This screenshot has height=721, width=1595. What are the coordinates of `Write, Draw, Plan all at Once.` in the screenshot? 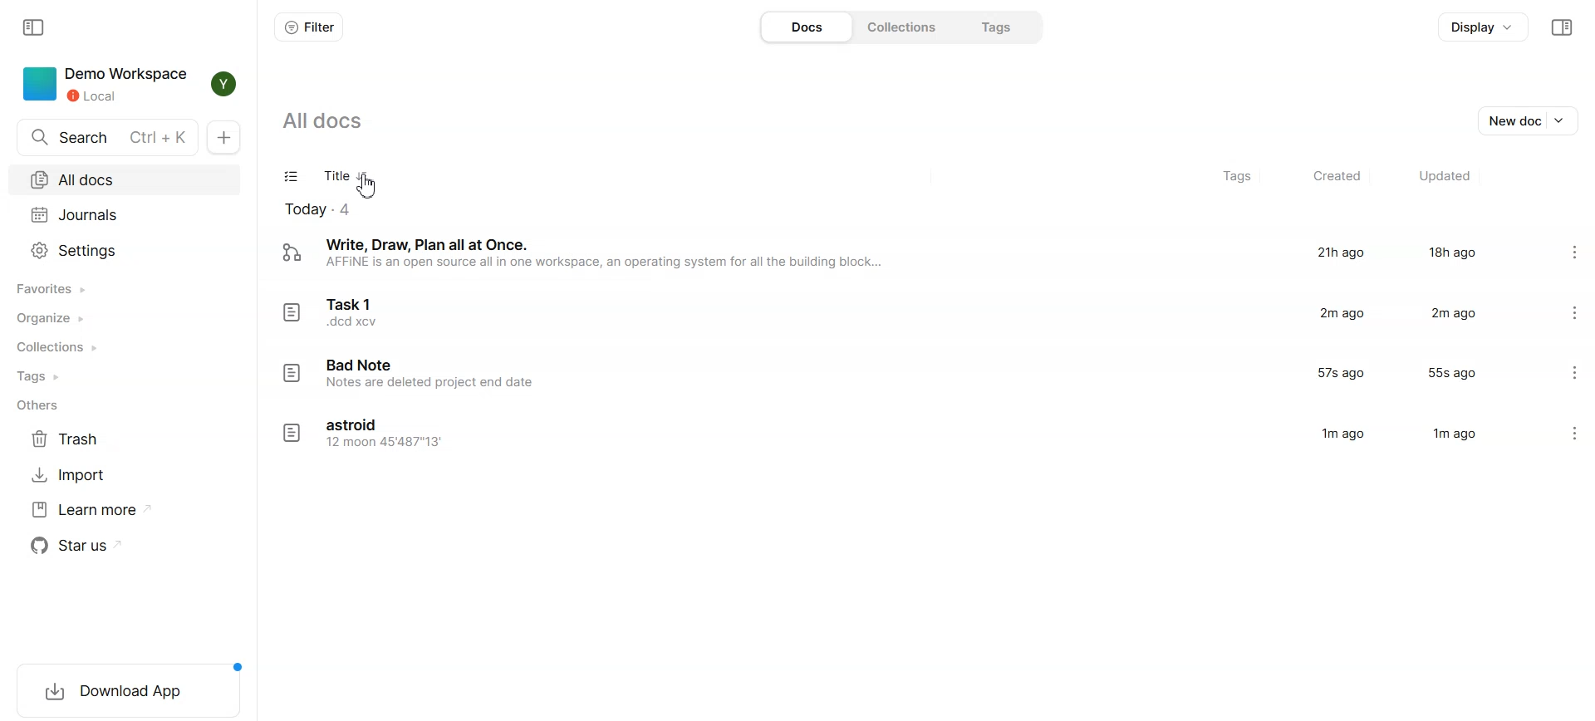 It's located at (427, 243).